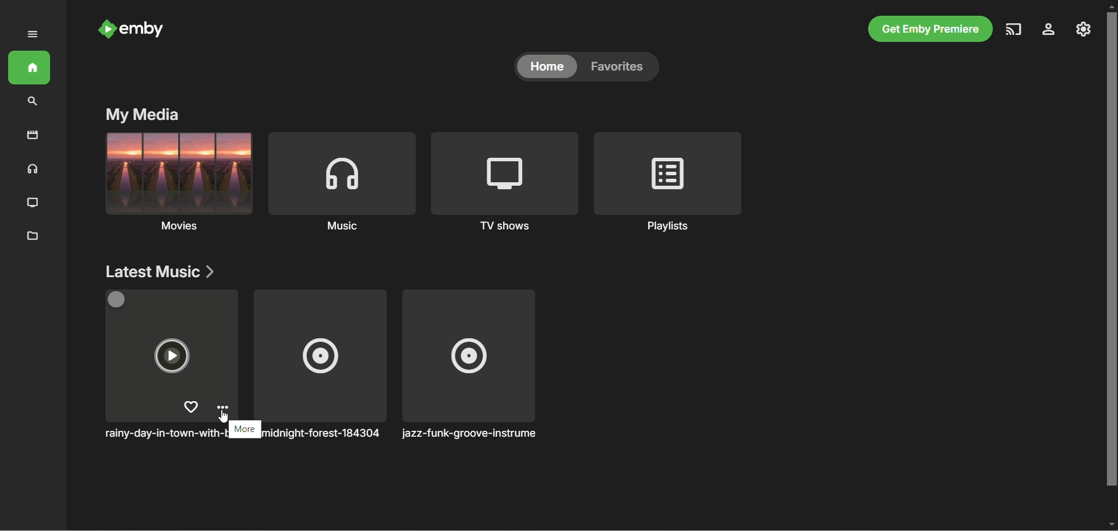  Describe the element at coordinates (172, 355) in the screenshot. I see `Play button` at that location.